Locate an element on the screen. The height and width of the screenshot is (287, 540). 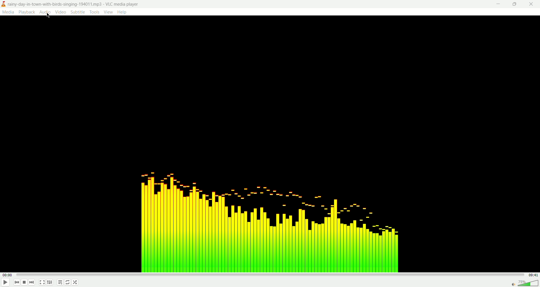
tools is located at coordinates (94, 12).